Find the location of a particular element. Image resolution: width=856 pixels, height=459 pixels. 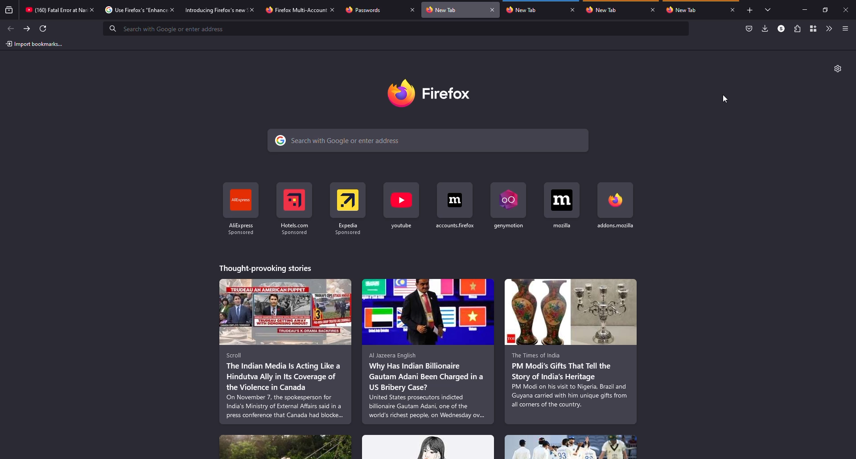

shortcut is located at coordinates (615, 206).